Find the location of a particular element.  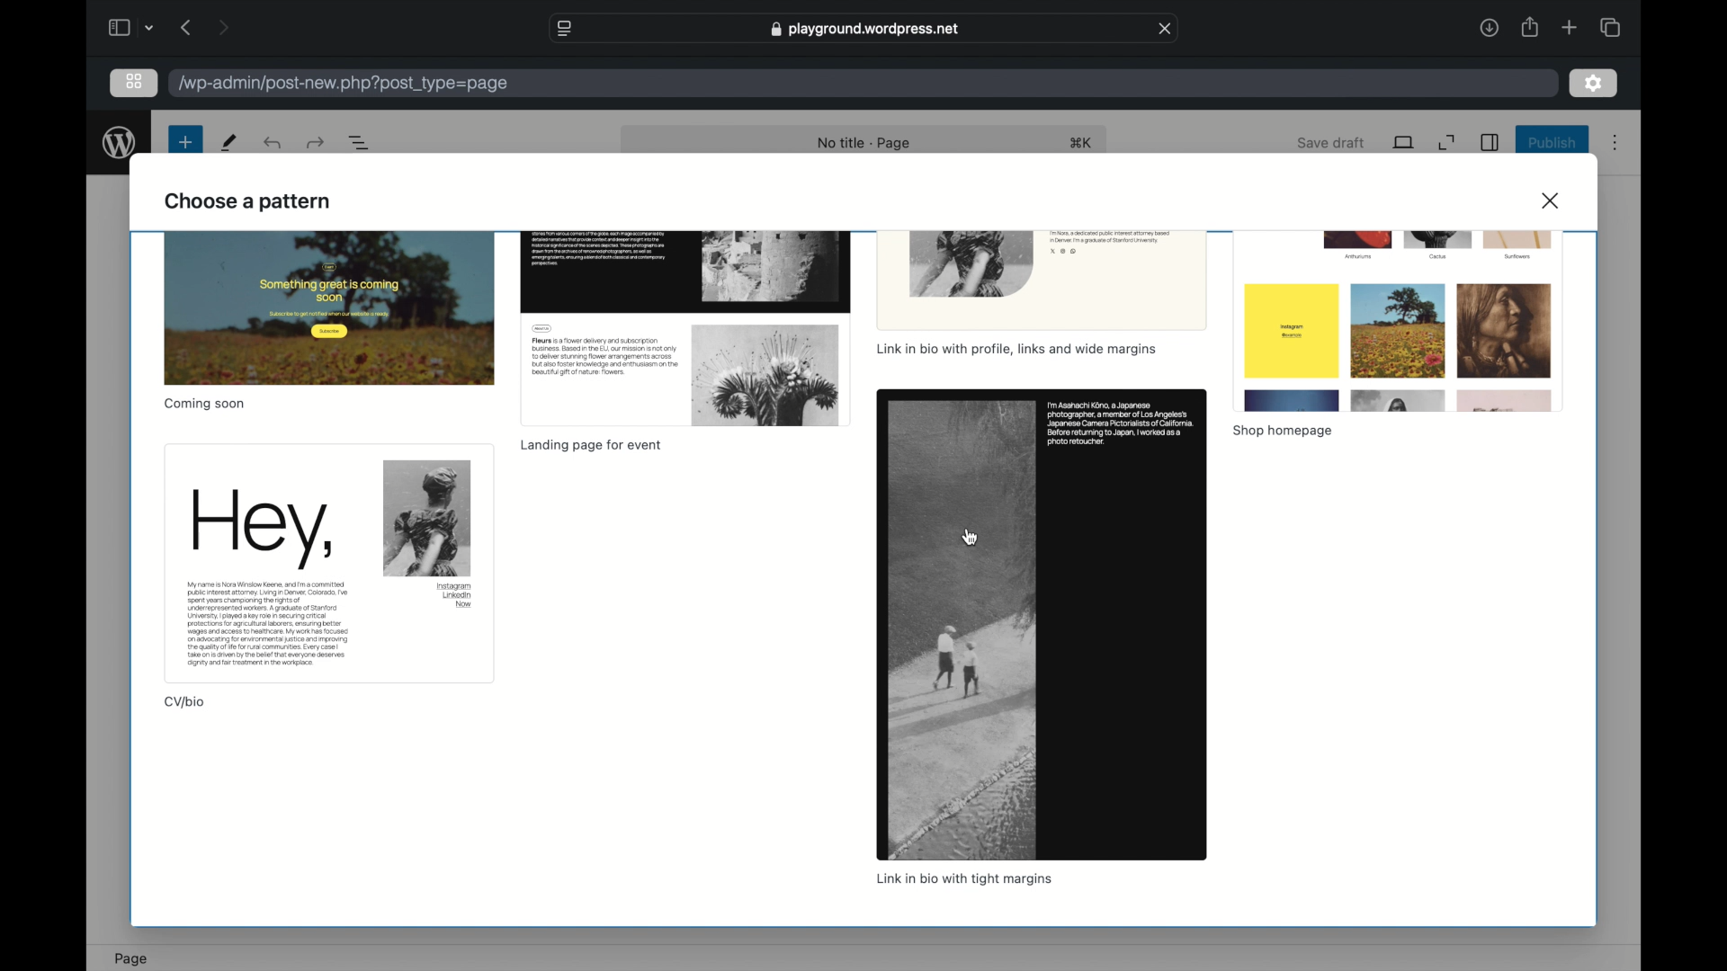

save draft is located at coordinates (1331, 142).